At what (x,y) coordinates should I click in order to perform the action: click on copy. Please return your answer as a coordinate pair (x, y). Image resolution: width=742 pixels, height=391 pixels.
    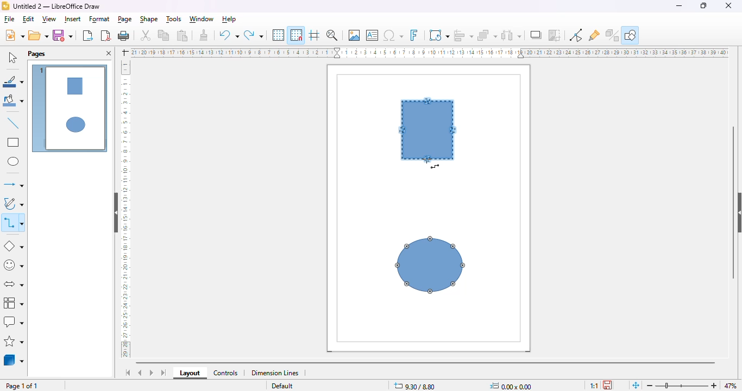
    Looking at the image, I should click on (164, 35).